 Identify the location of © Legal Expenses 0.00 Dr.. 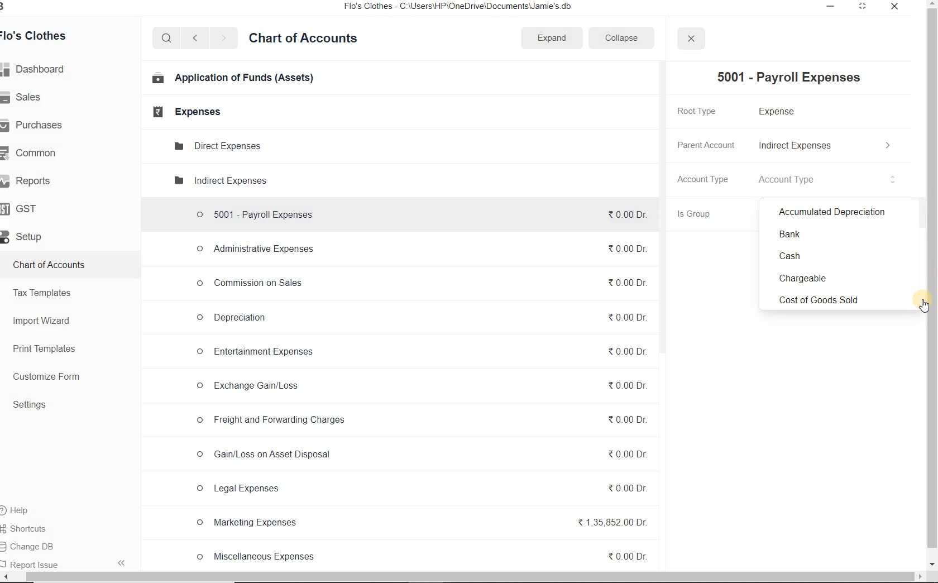
(419, 489).